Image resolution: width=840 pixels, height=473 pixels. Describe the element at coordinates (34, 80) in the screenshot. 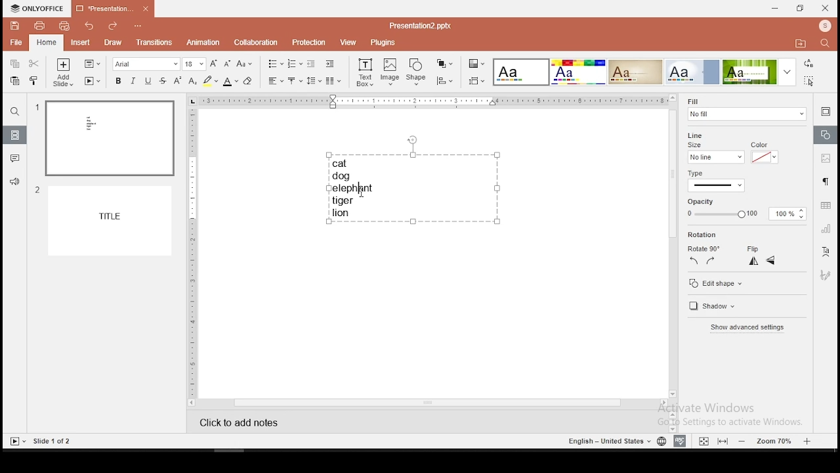

I see `clone formatting` at that location.